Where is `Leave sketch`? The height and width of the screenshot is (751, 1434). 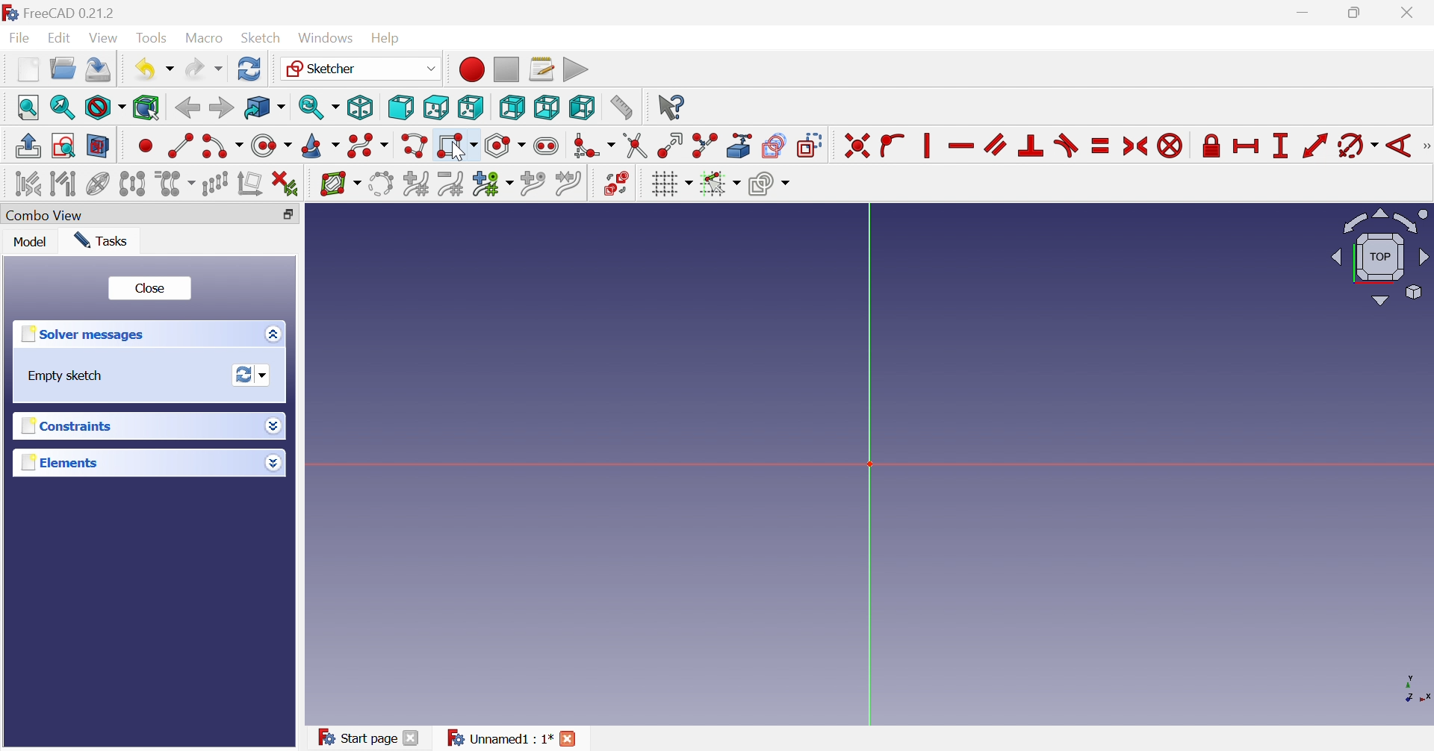 Leave sketch is located at coordinates (27, 146).